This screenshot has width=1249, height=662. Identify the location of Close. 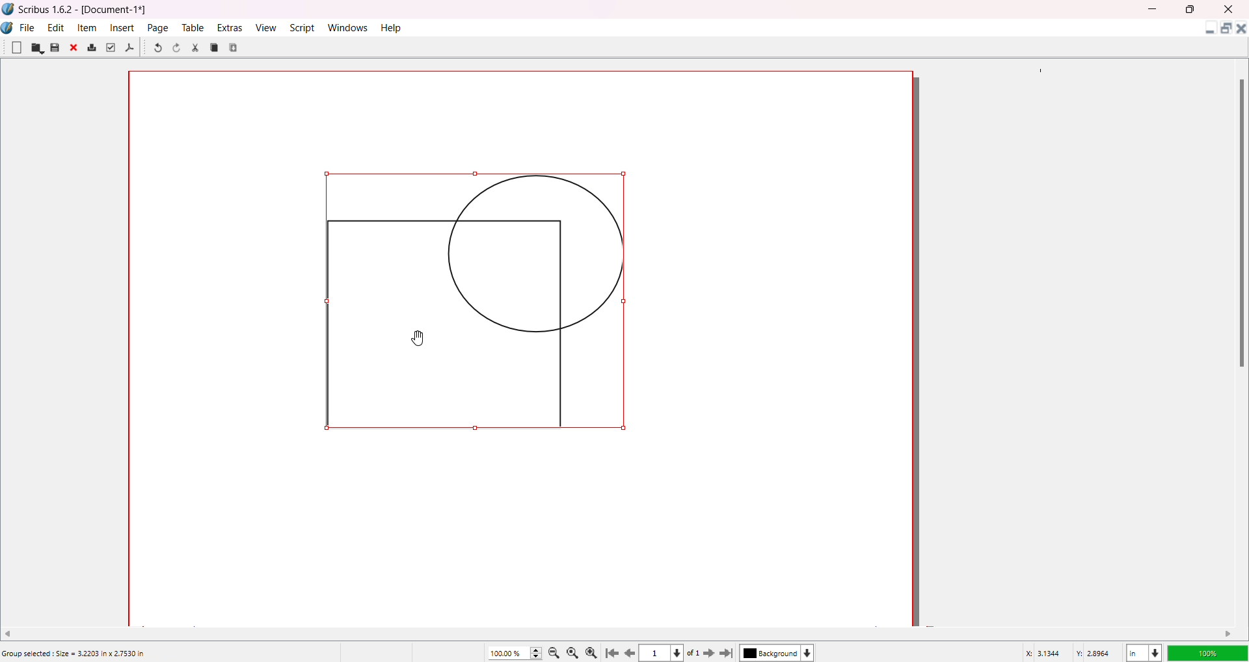
(75, 49).